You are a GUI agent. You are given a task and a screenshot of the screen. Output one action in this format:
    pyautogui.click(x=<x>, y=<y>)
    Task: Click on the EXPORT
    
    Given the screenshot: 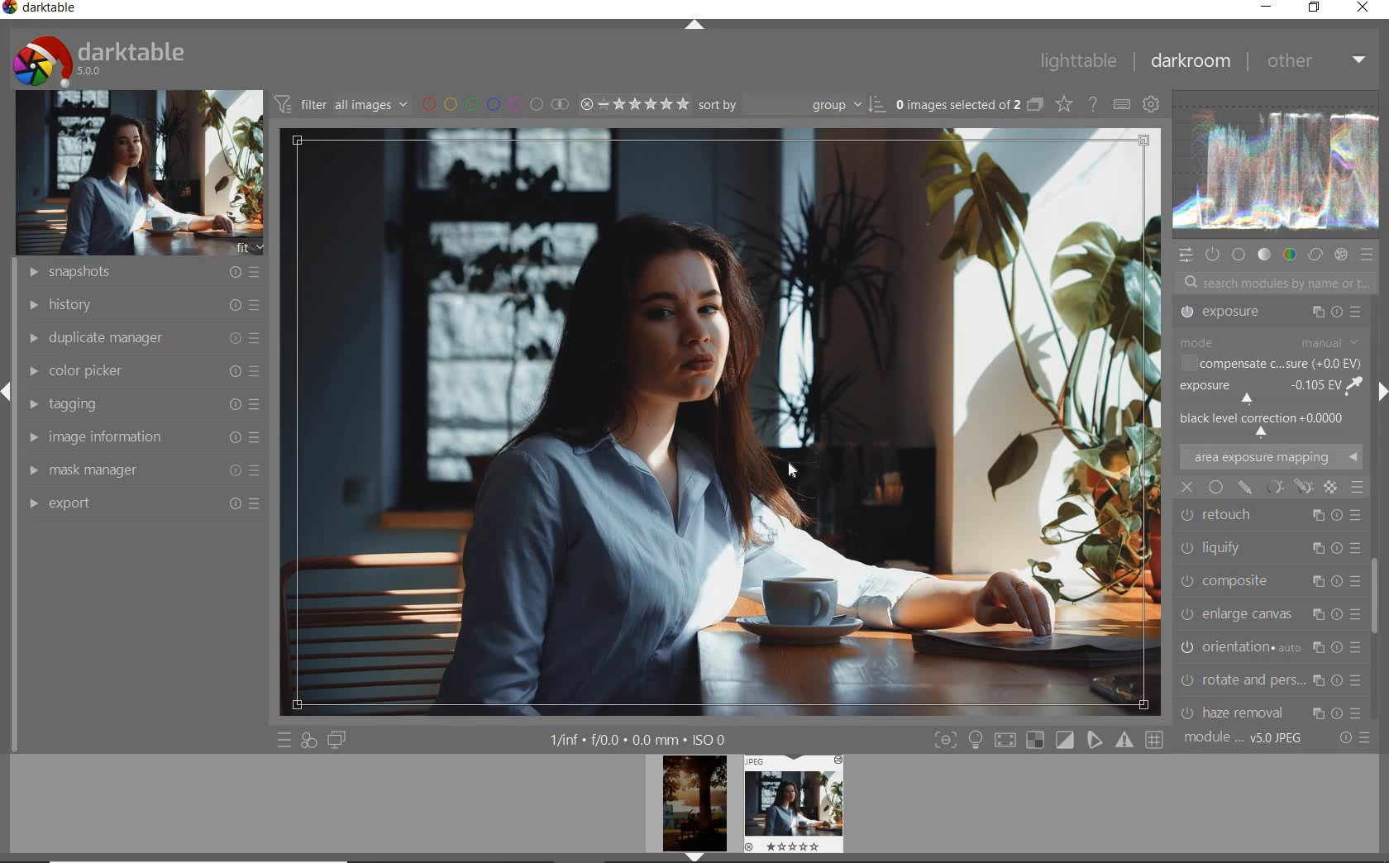 What is the action you would take?
    pyautogui.click(x=145, y=503)
    